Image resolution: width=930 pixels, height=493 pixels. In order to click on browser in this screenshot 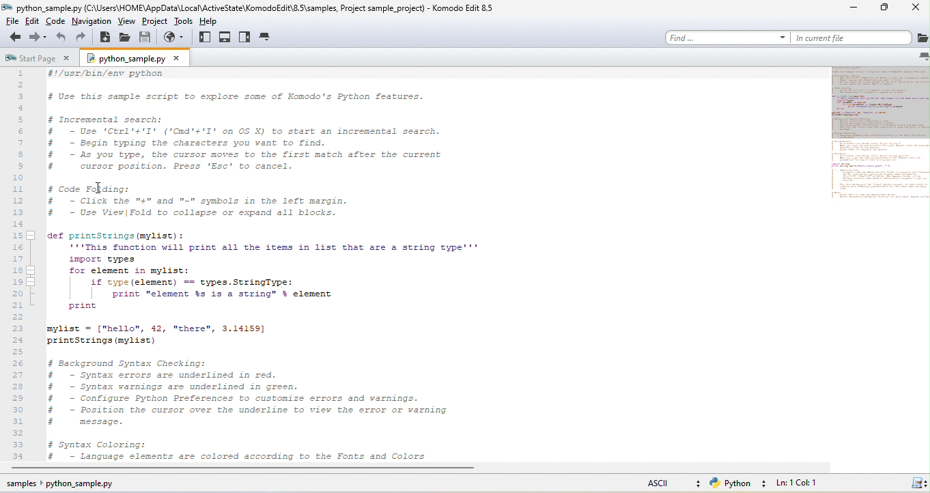, I will do `click(175, 40)`.